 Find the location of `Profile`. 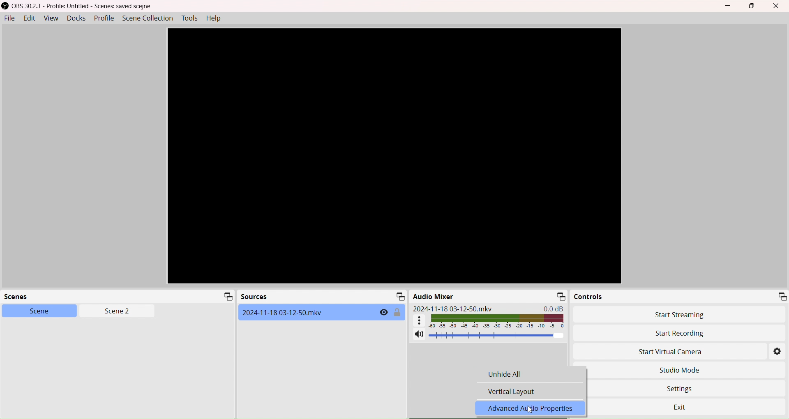

Profile is located at coordinates (104, 18).